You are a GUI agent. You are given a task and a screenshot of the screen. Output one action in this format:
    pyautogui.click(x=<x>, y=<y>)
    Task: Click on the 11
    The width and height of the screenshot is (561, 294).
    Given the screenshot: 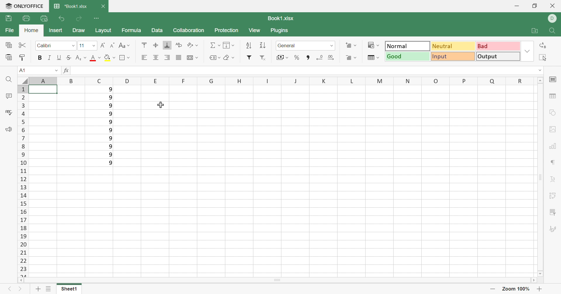 What is the action you would take?
    pyautogui.click(x=81, y=44)
    